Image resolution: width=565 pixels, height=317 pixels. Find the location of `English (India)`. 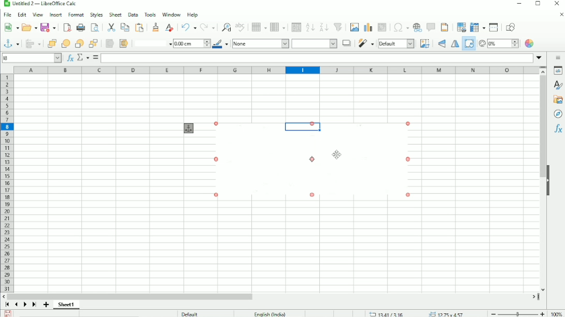

English (India) is located at coordinates (269, 313).